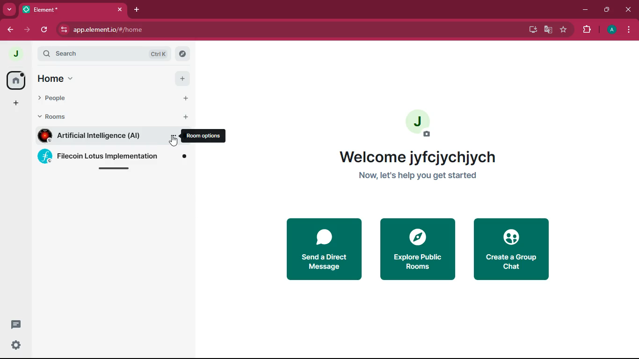 Image resolution: width=639 pixels, height=359 pixels. What do you see at coordinates (185, 98) in the screenshot?
I see `add people` at bounding box center [185, 98].